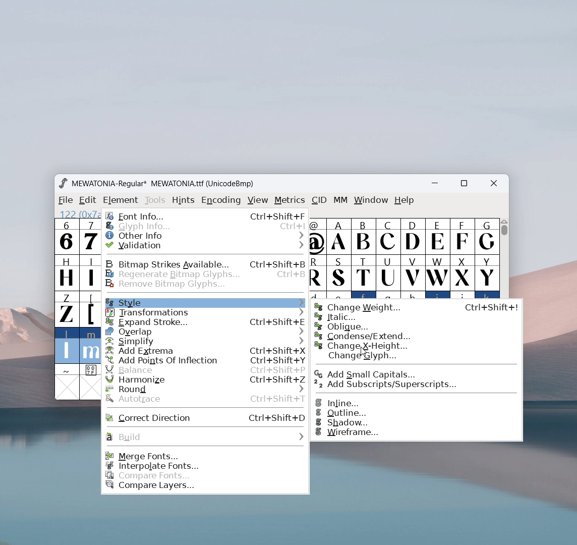 The height and width of the screenshot is (545, 577). What do you see at coordinates (67, 236) in the screenshot?
I see `6` at bounding box center [67, 236].